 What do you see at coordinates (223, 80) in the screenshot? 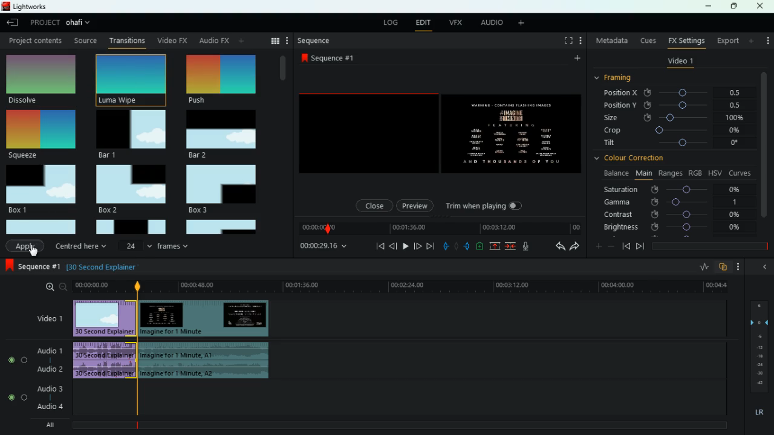
I see `selected` at bounding box center [223, 80].